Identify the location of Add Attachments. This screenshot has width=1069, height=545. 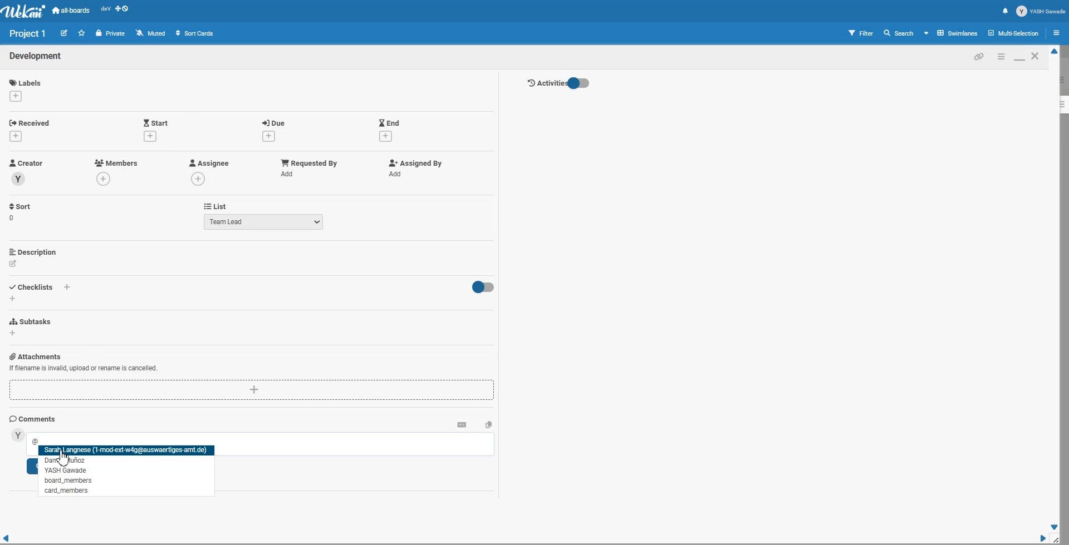
(35, 356).